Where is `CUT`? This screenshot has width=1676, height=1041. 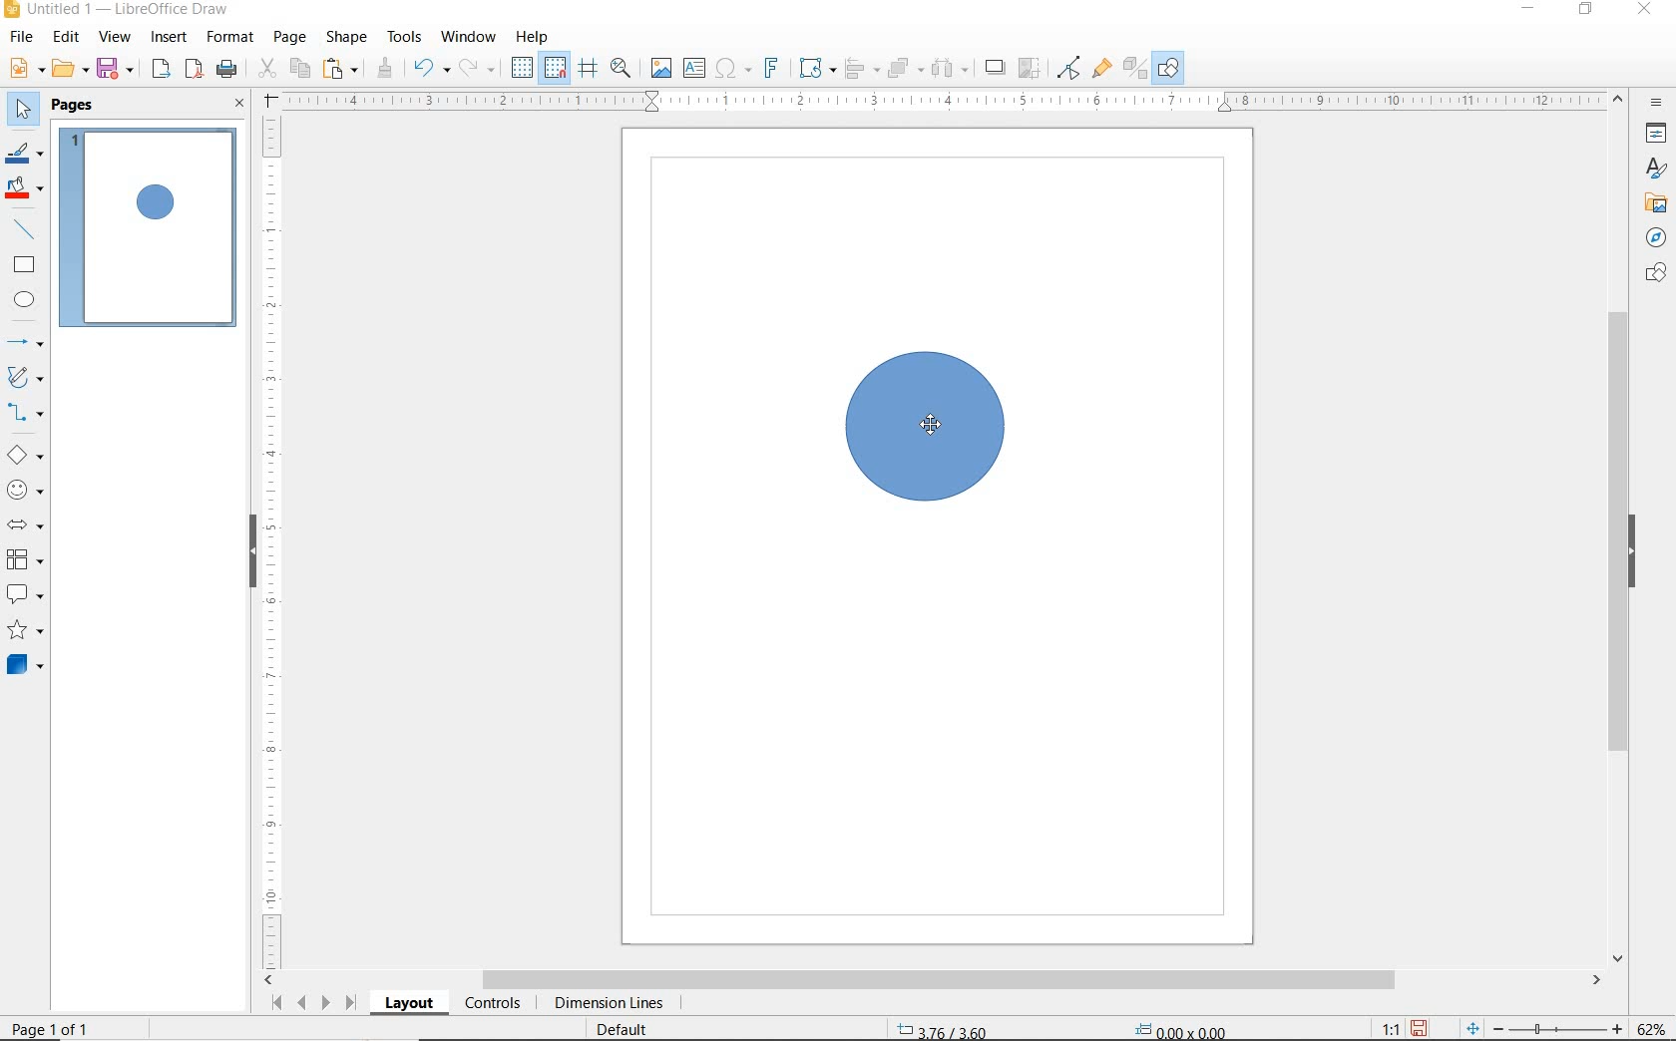 CUT is located at coordinates (266, 69).